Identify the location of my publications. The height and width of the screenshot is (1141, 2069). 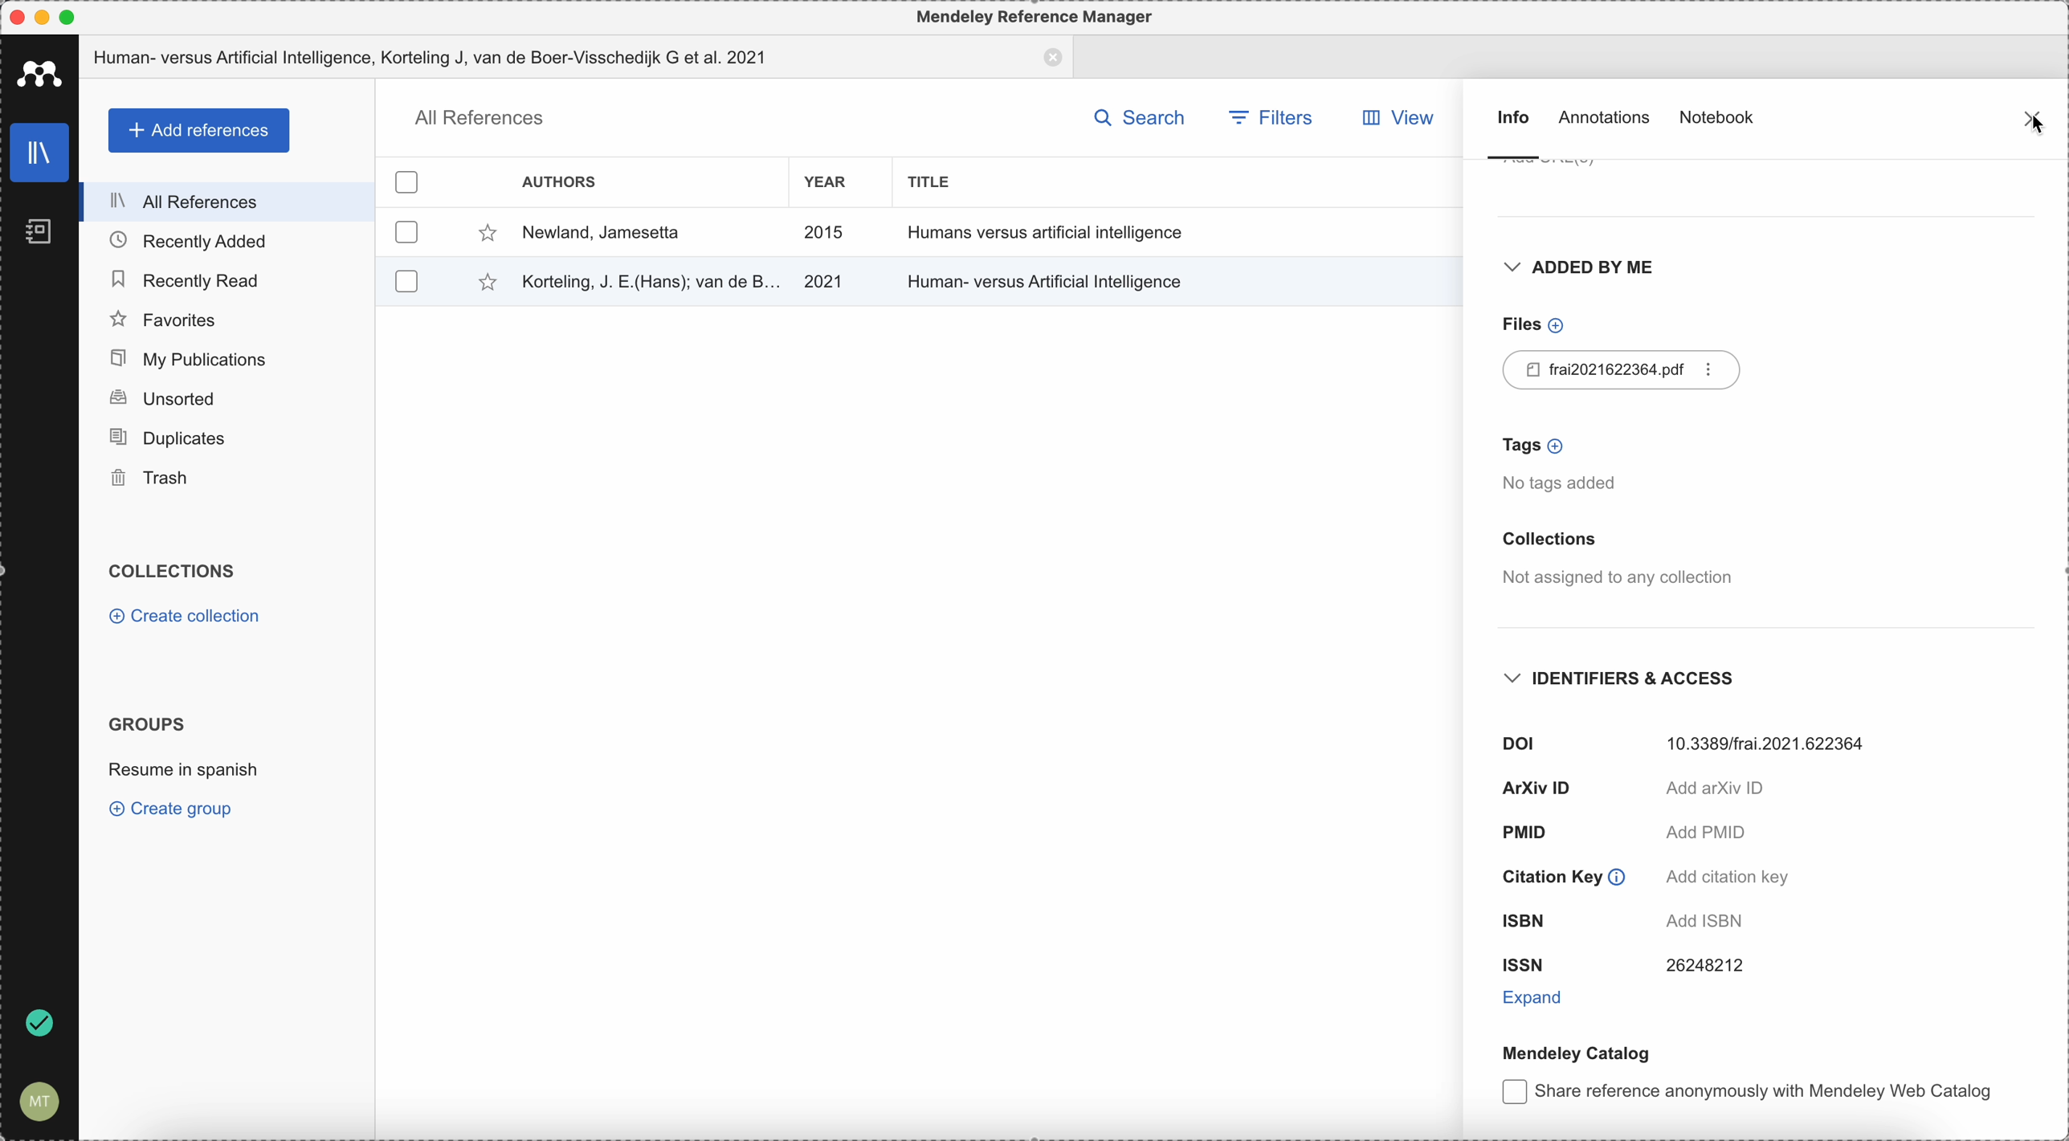
(231, 359).